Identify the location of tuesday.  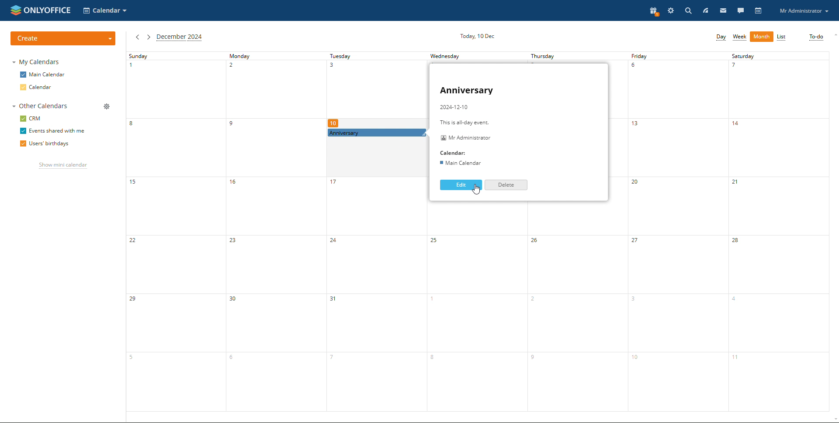
(378, 274).